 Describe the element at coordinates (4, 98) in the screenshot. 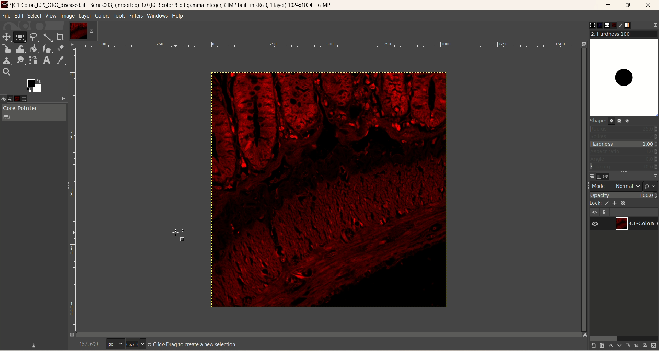

I see `device status` at that location.